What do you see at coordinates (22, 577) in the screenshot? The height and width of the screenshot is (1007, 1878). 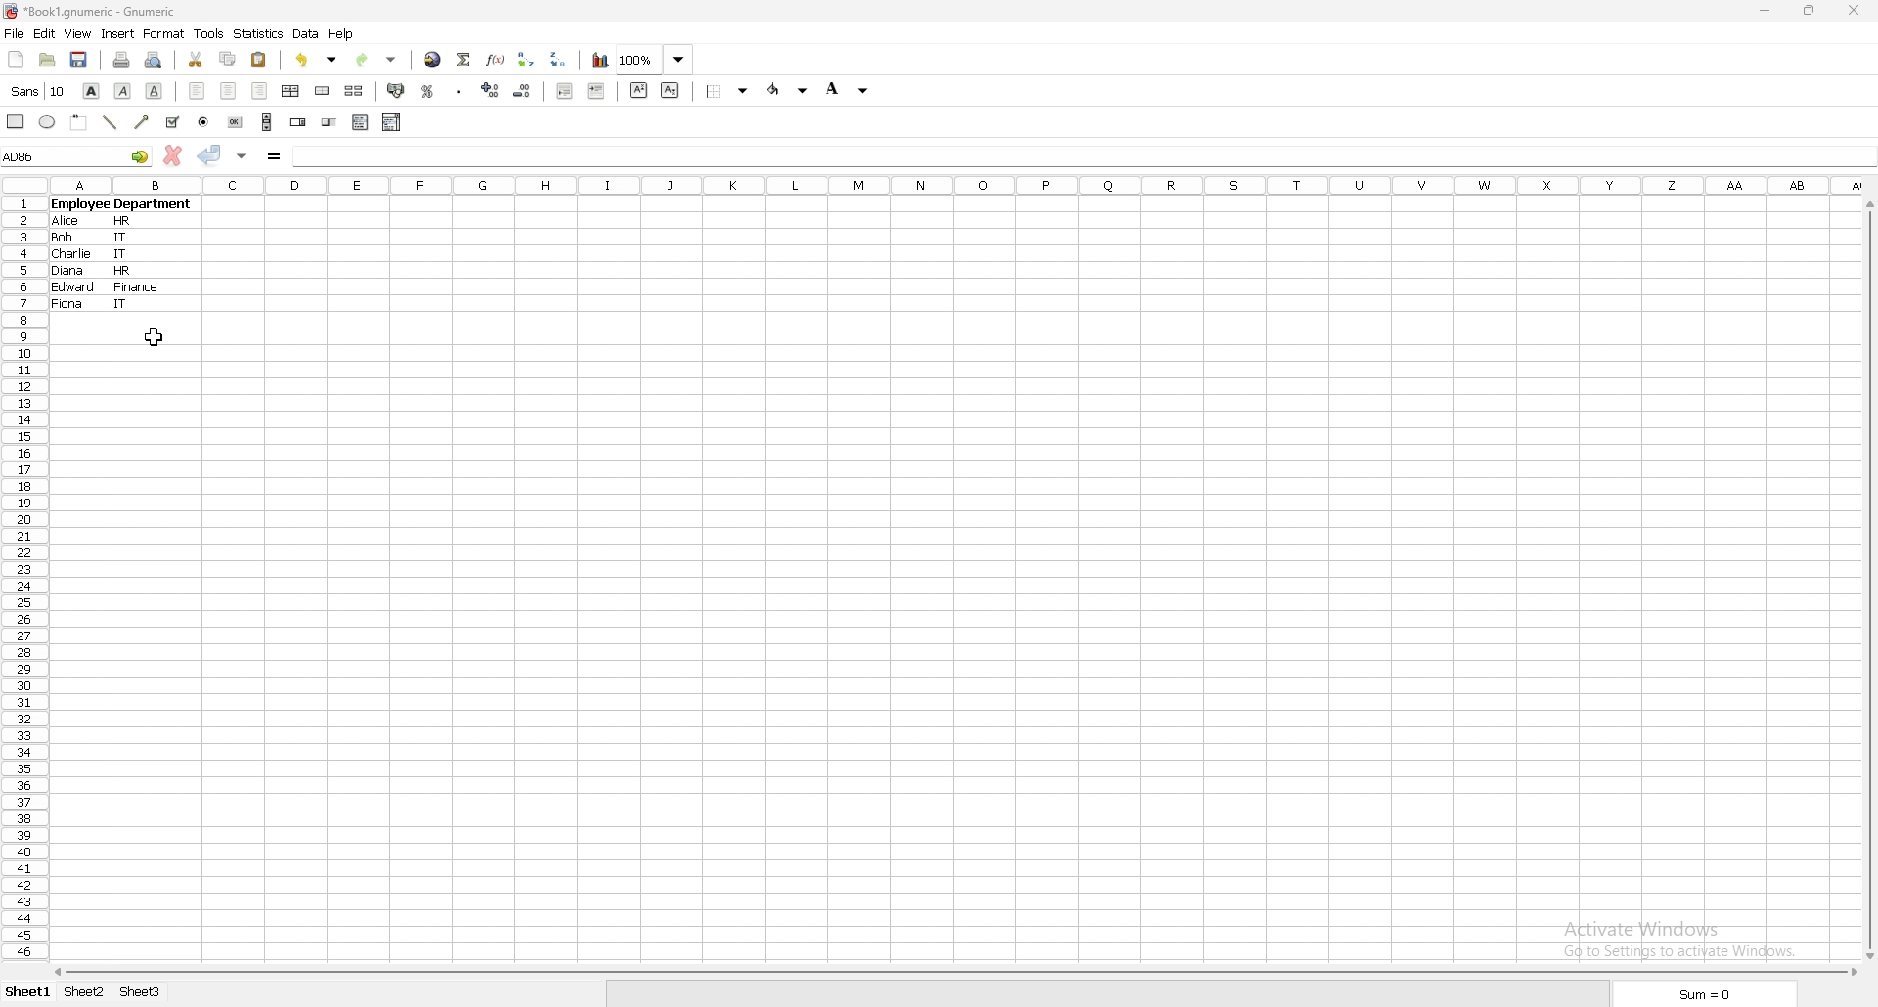 I see `rows` at bounding box center [22, 577].